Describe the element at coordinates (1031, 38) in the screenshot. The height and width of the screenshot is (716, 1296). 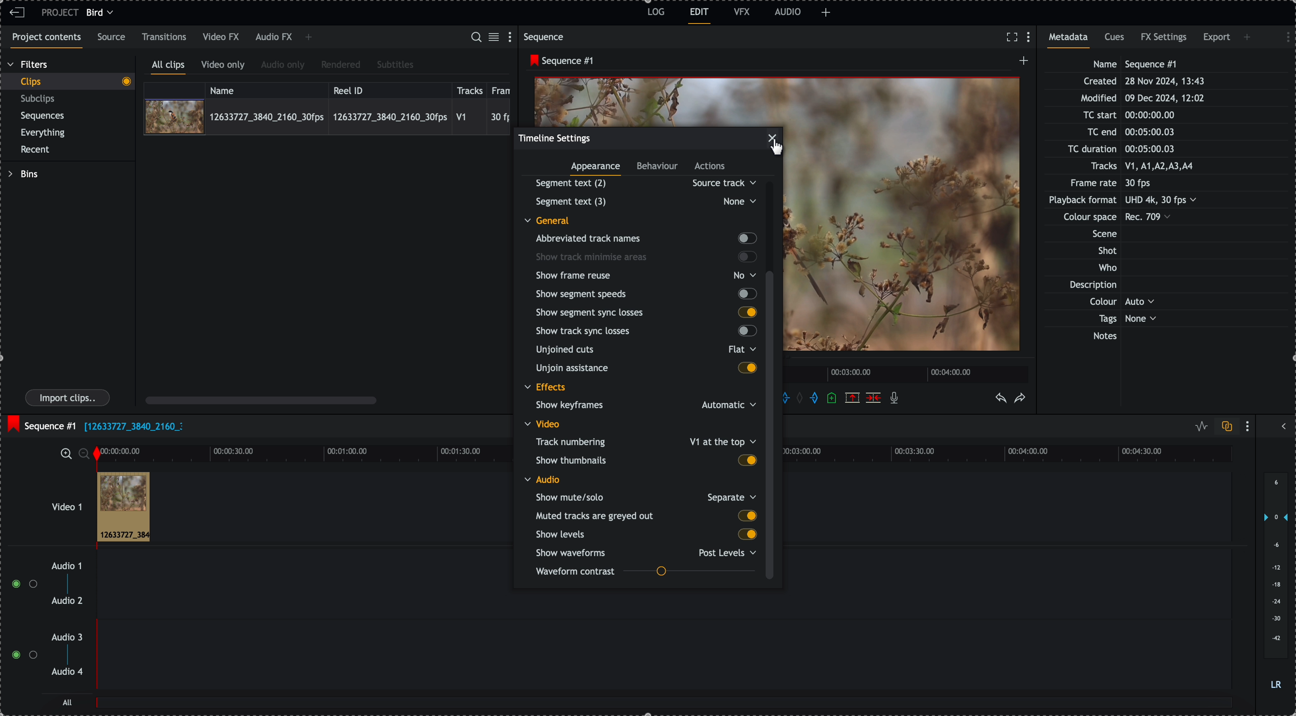
I see `show settings menu` at that location.